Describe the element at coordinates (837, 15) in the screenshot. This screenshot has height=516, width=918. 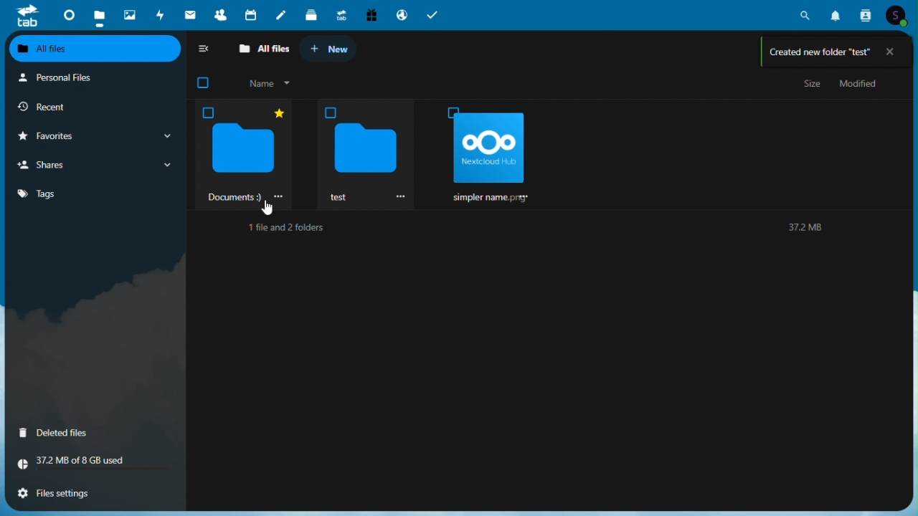
I see `Notifications` at that location.